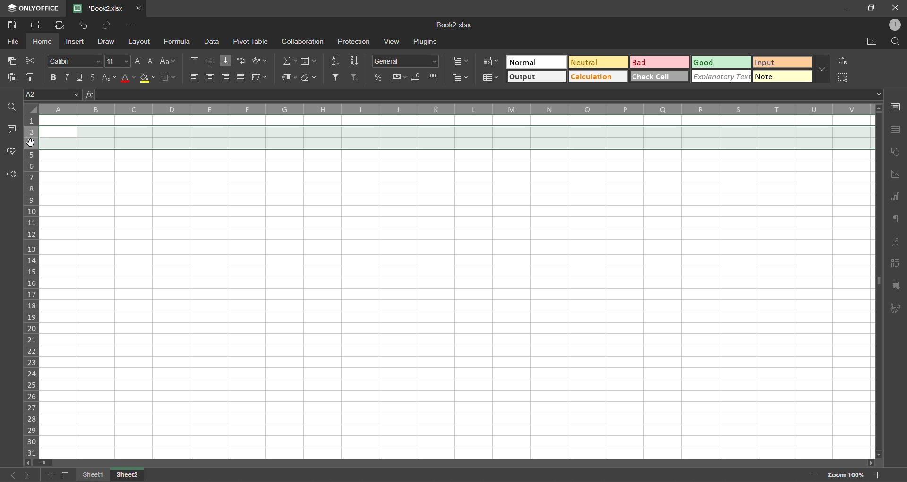 This screenshot has width=907, height=482. Describe the element at coordinates (895, 264) in the screenshot. I see `pivot table` at that location.